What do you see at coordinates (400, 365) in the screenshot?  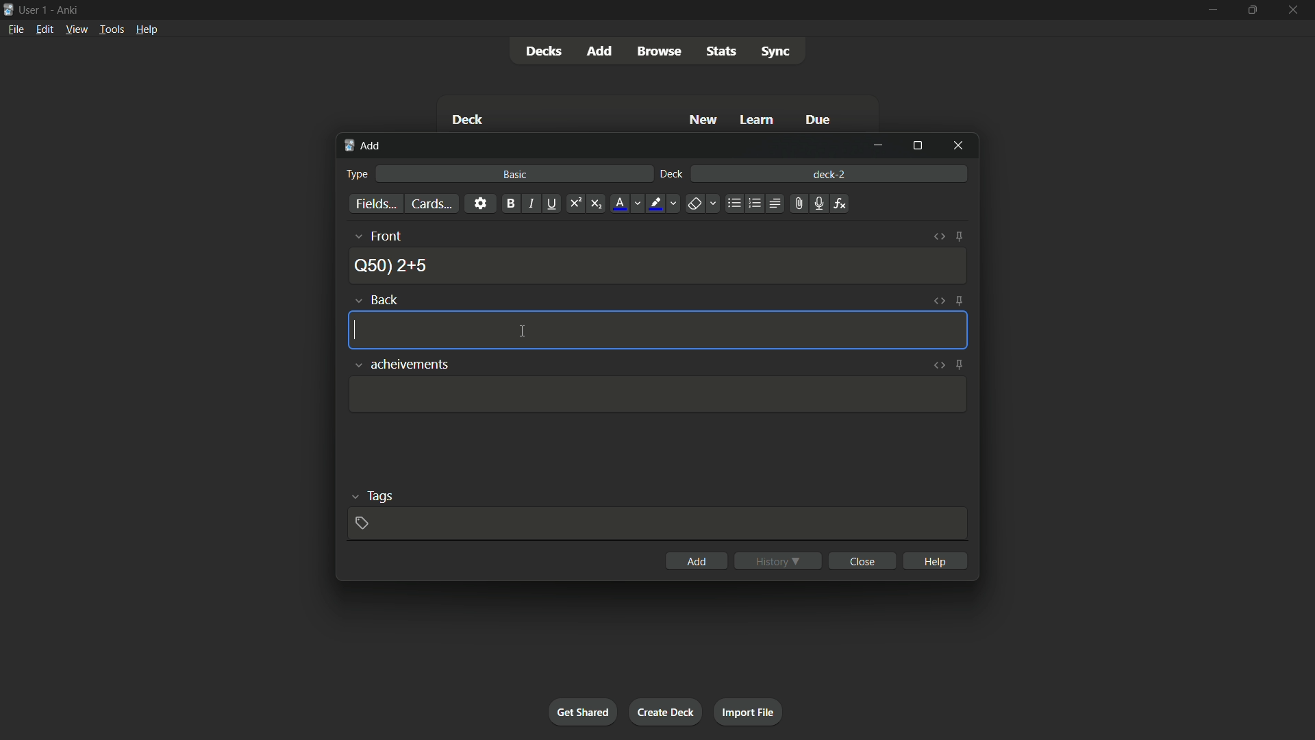 I see `achievements` at bounding box center [400, 365].